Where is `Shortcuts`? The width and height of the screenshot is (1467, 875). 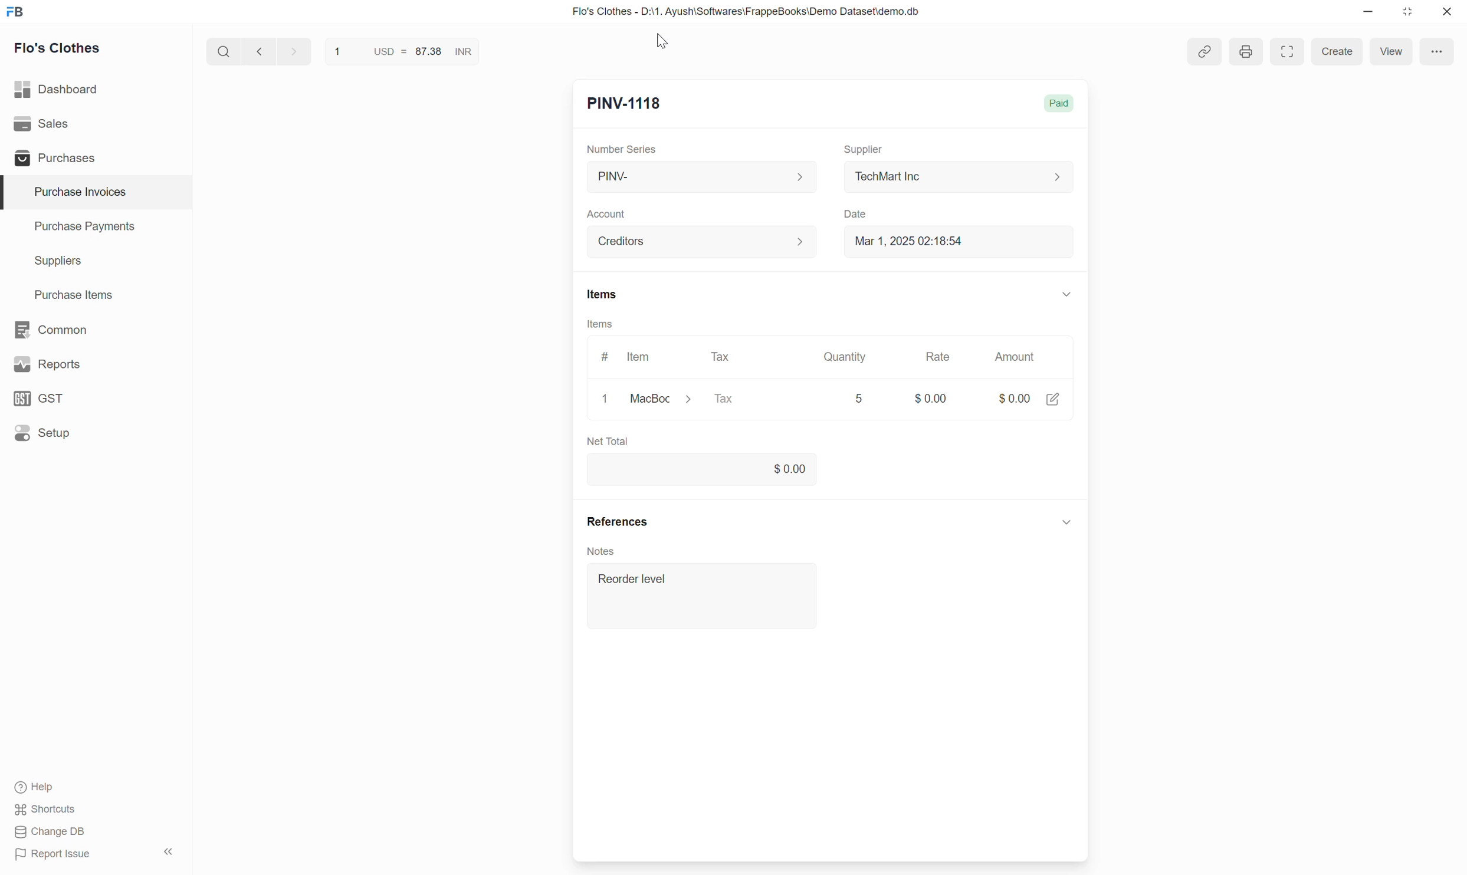 Shortcuts is located at coordinates (45, 810).